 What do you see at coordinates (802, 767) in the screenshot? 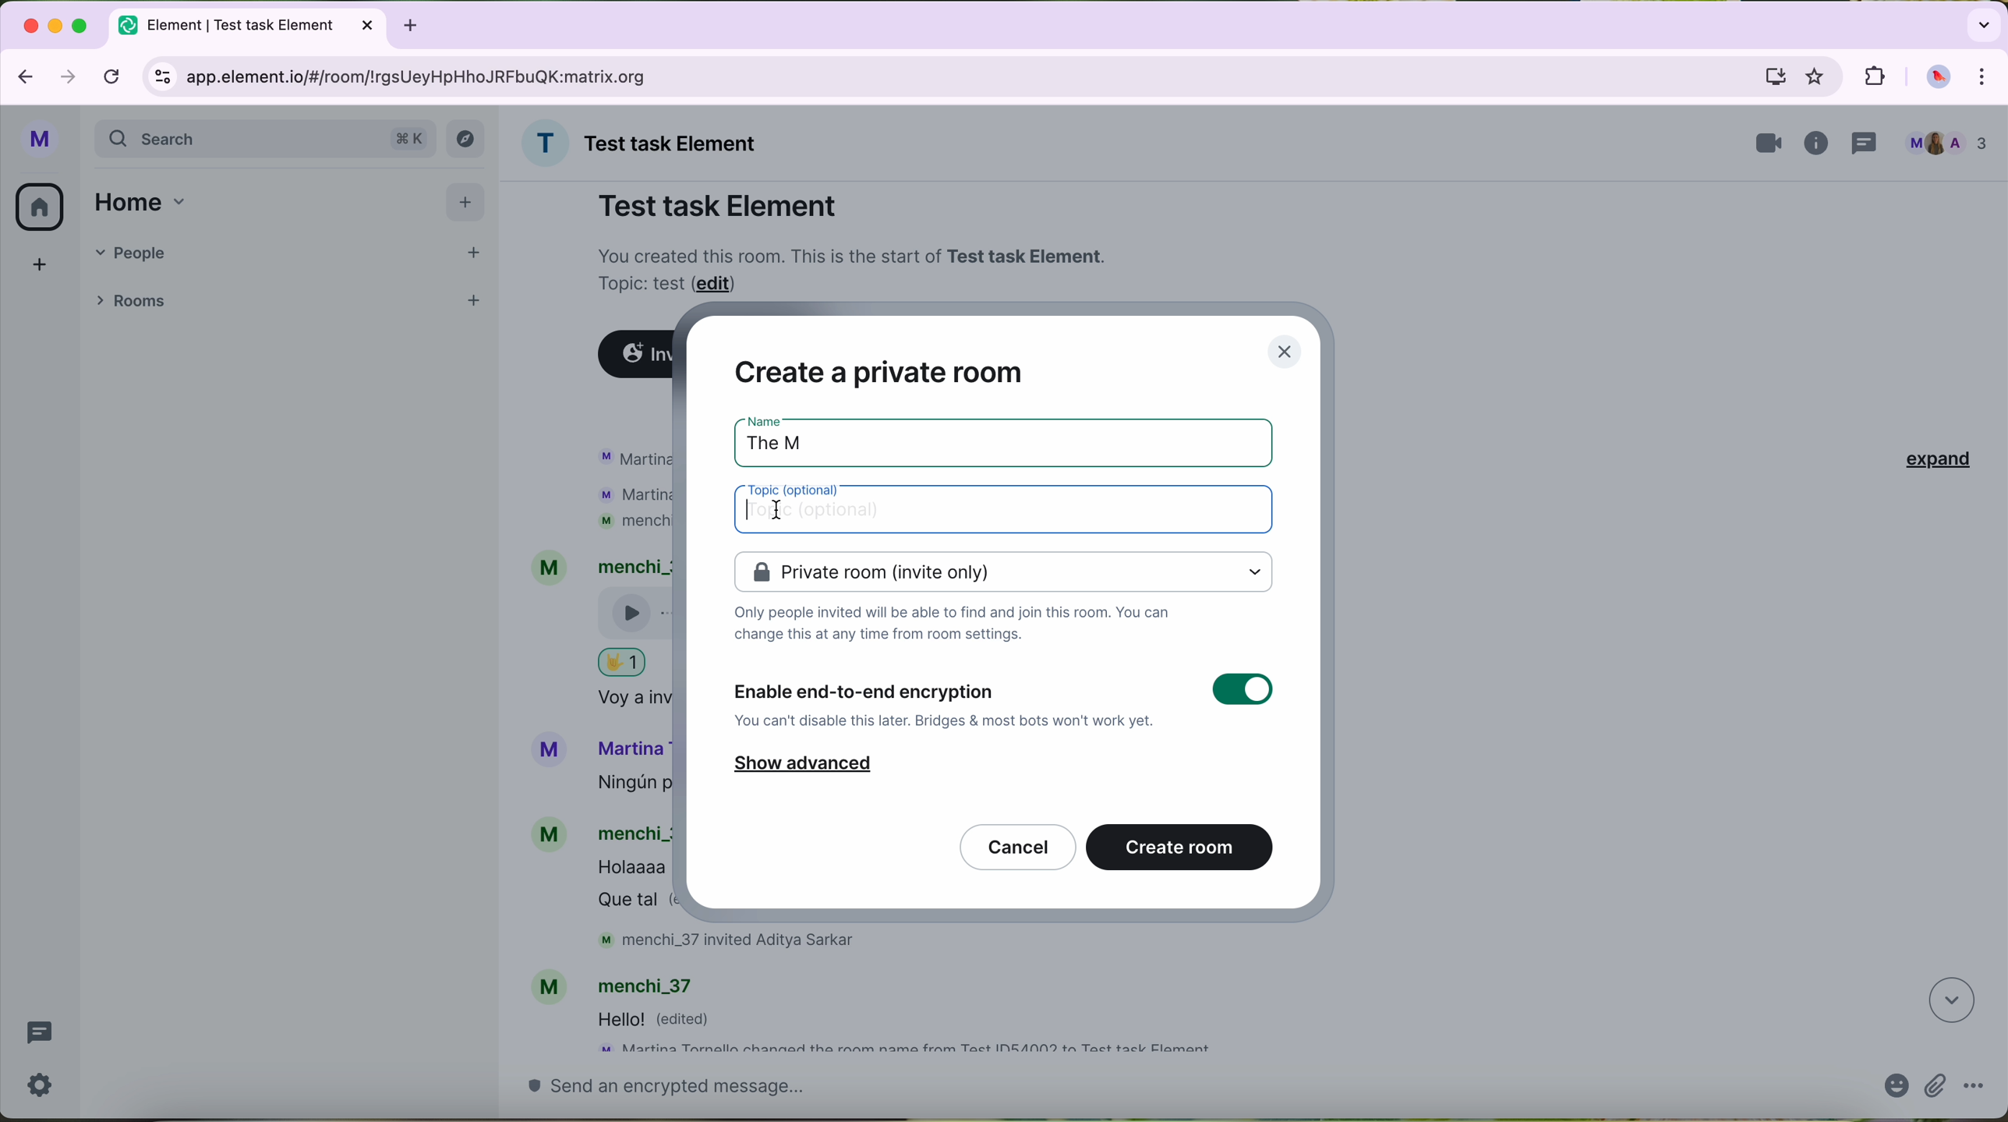
I see `show advanced` at bounding box center [802, 767].